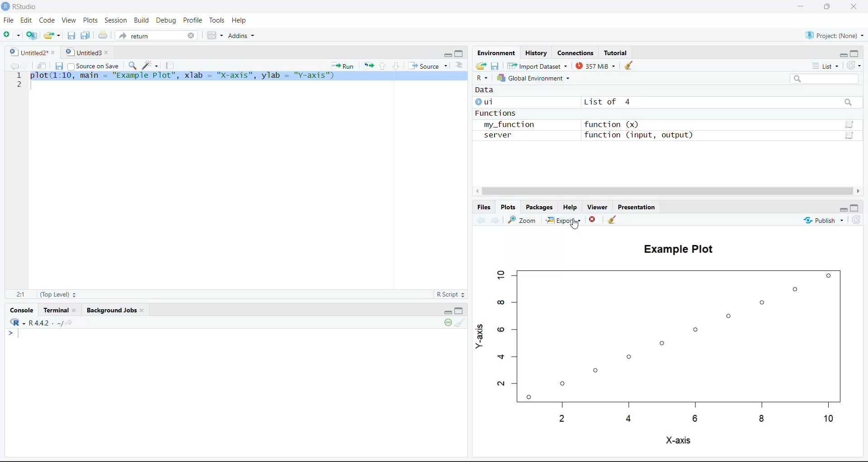 This screenshot has width=868, height=462. What do you see at coordinates (843, 209) in the screenshot?
I see `Minimize` at bounding box center [843, 209].